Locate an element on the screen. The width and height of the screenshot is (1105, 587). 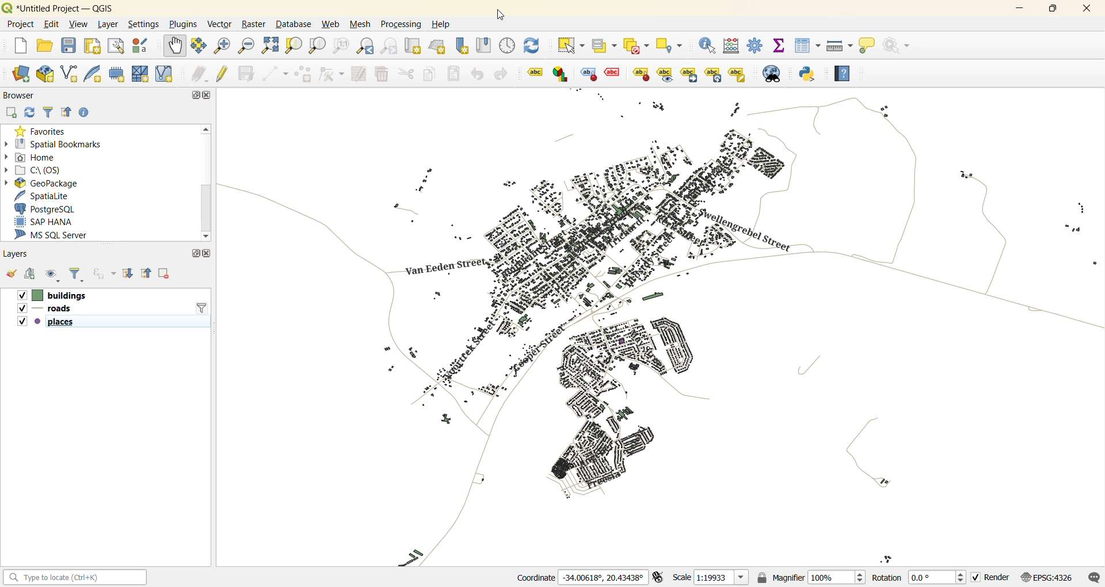
temporary scratch layer is located at coordinates (116, 74).